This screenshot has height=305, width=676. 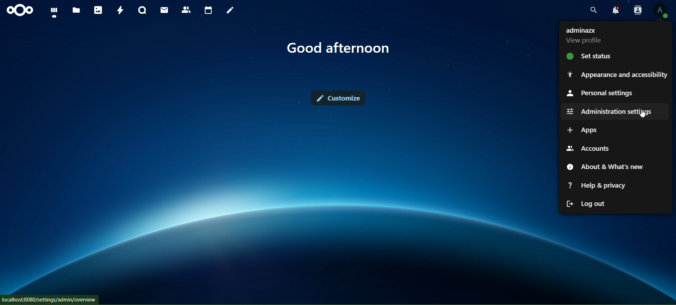 What do you see at coordinates (209, 10) in the screenshot?
I see `calendar` at bounding box center [209, 10].